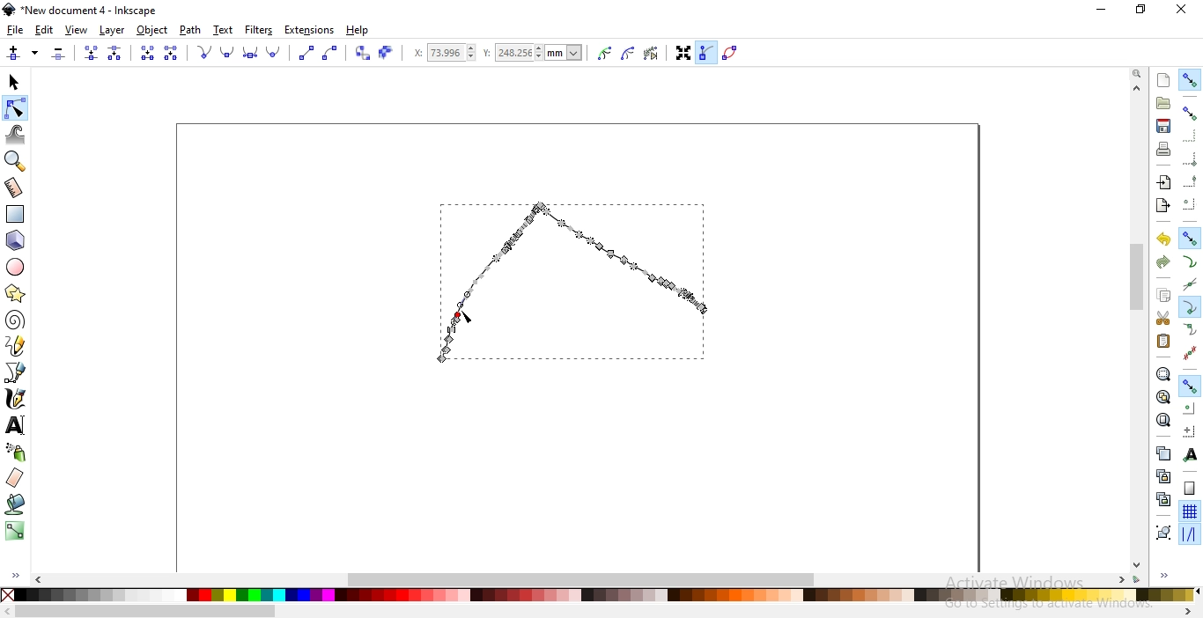 The height and width of the screenshot is (618, 1203). Describe the element at coordinates (44, 32) in the screenshot. I see `edit` at that location.